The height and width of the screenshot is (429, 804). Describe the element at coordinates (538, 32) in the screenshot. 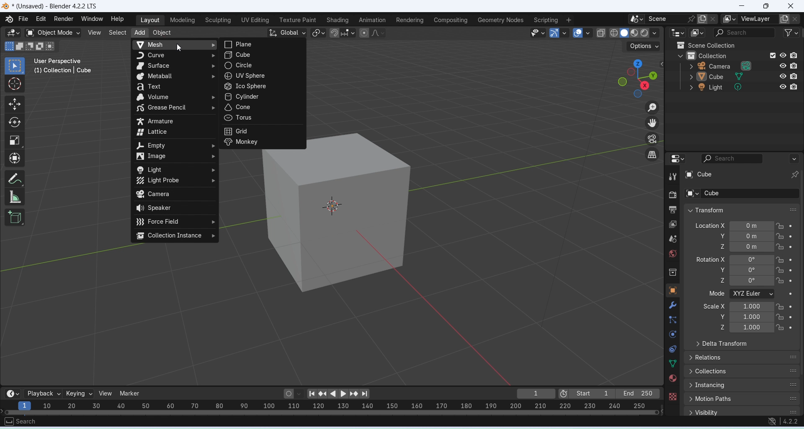

I see `Selectability and visibility` at that location.